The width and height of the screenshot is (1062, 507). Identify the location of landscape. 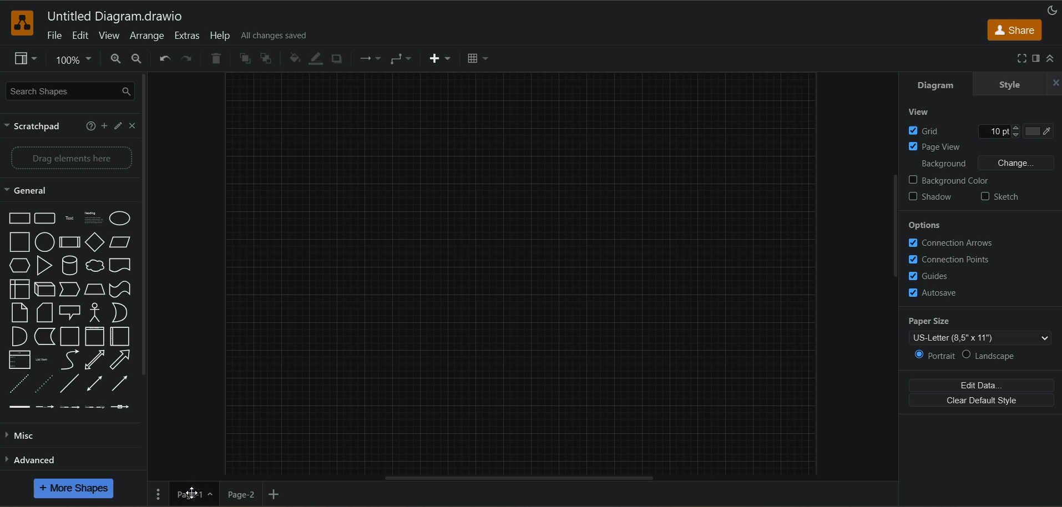
(997, 353).